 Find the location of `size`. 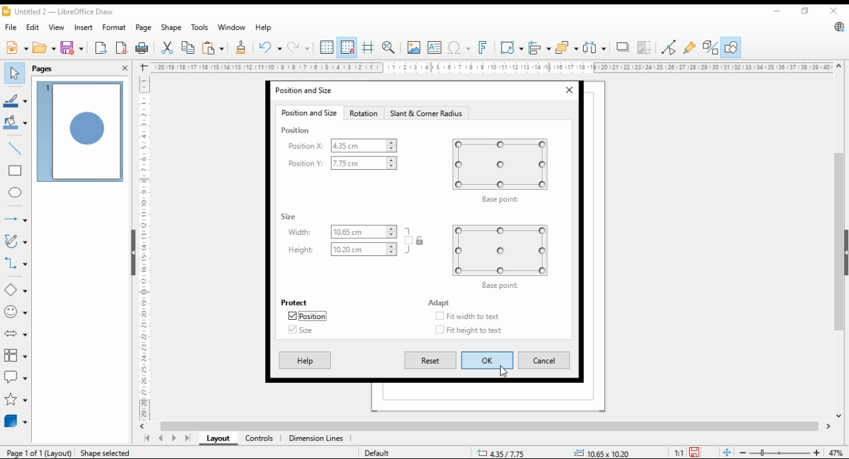

size is located at coordinates (305, 330).